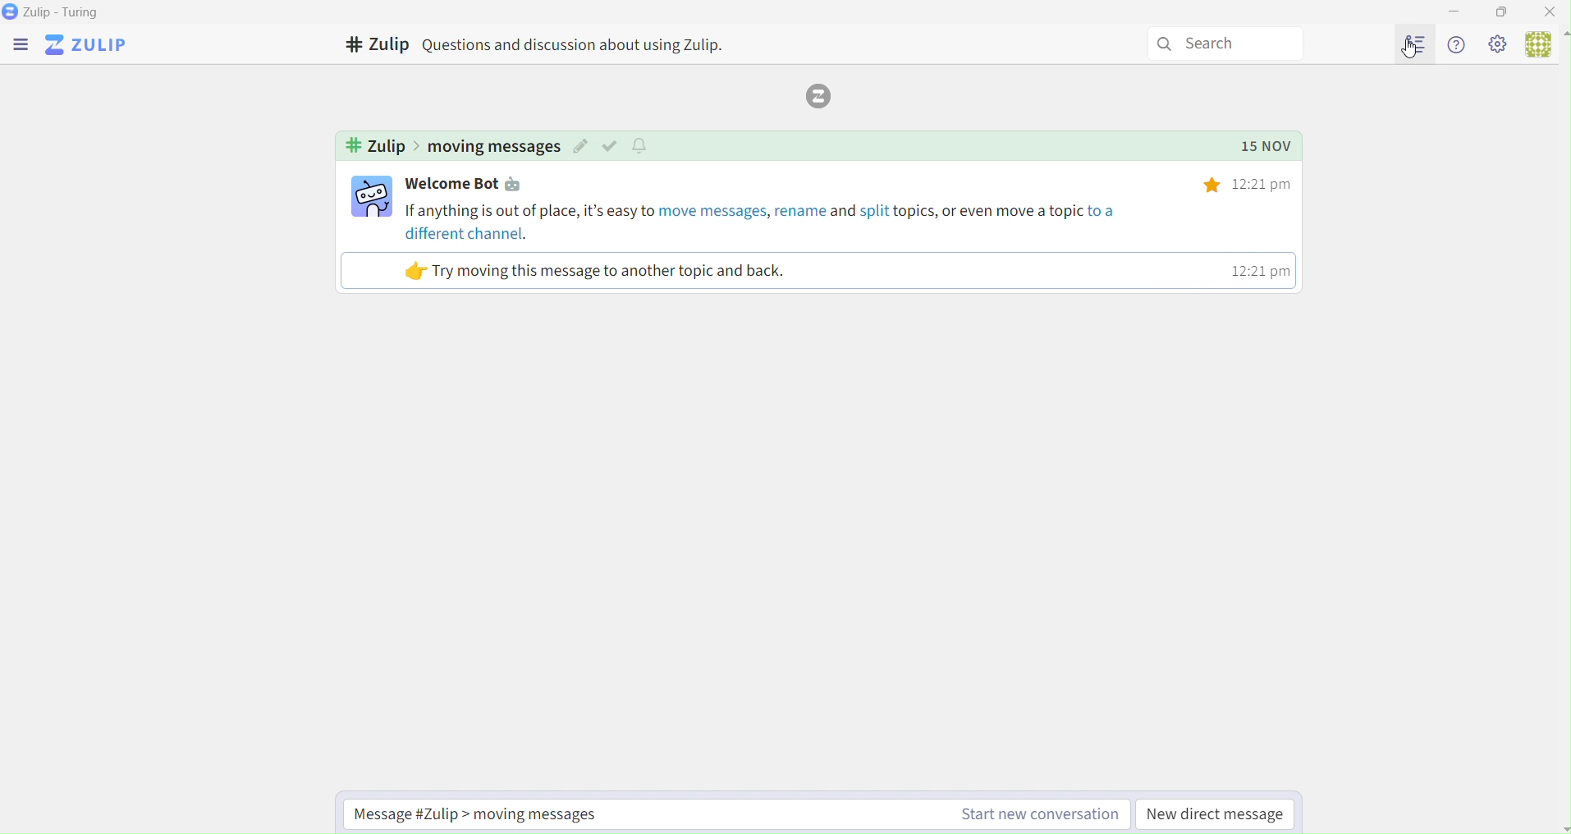  What do you see at coordinates (1454, 44) in the screenshot?
I see `Info` at bounding box center [1454, 44].